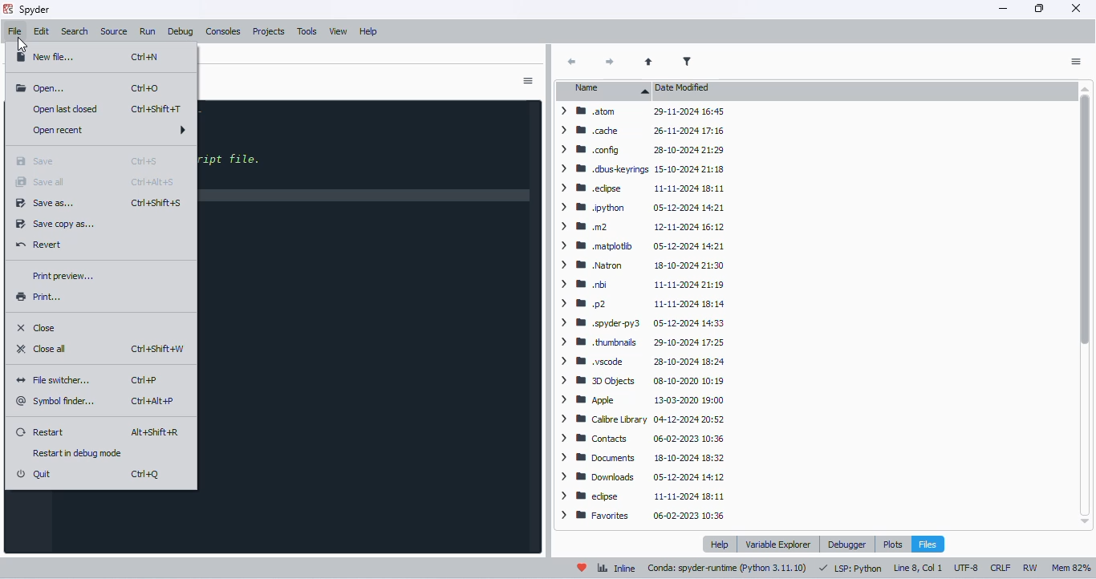 The height and width of the screenshot is (579, 1096). Describe the element at coordinates (108, 131) in the screenshot. I see `open recent` at that location.